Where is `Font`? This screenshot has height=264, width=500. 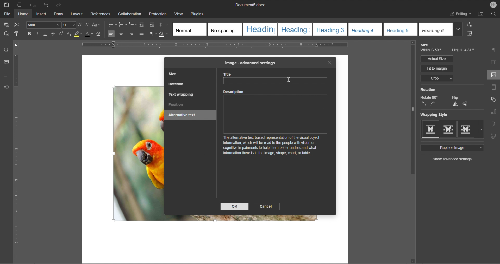
Font is located at coordinates (42, 25).